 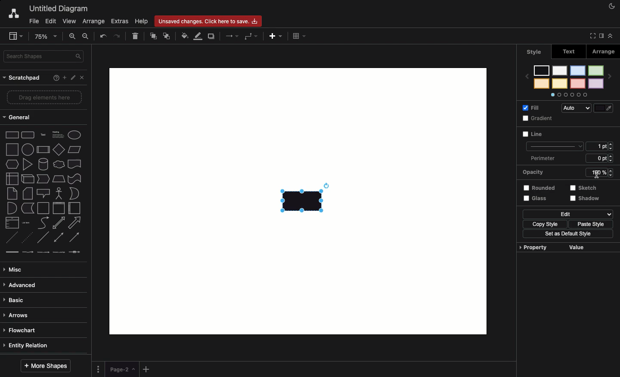 What do you see at coordinates (526, 76) in the screenshot?
I see `previous` at bounding box center [526, 76].